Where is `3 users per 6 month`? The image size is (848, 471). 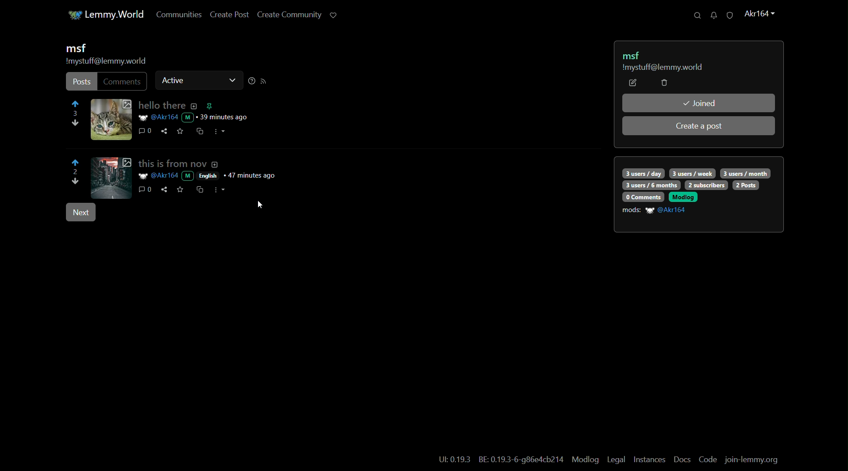
3 users per 6 month is located at coordinates (650, 186).